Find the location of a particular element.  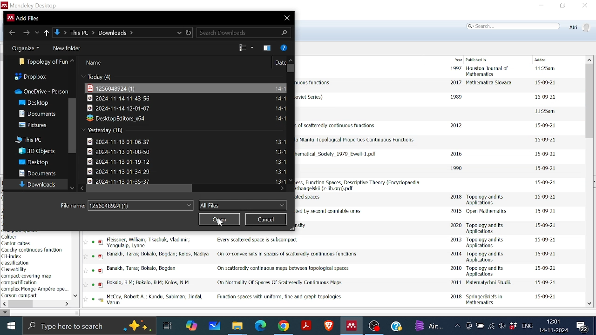

Pictures is located at coordinates (32, 125).